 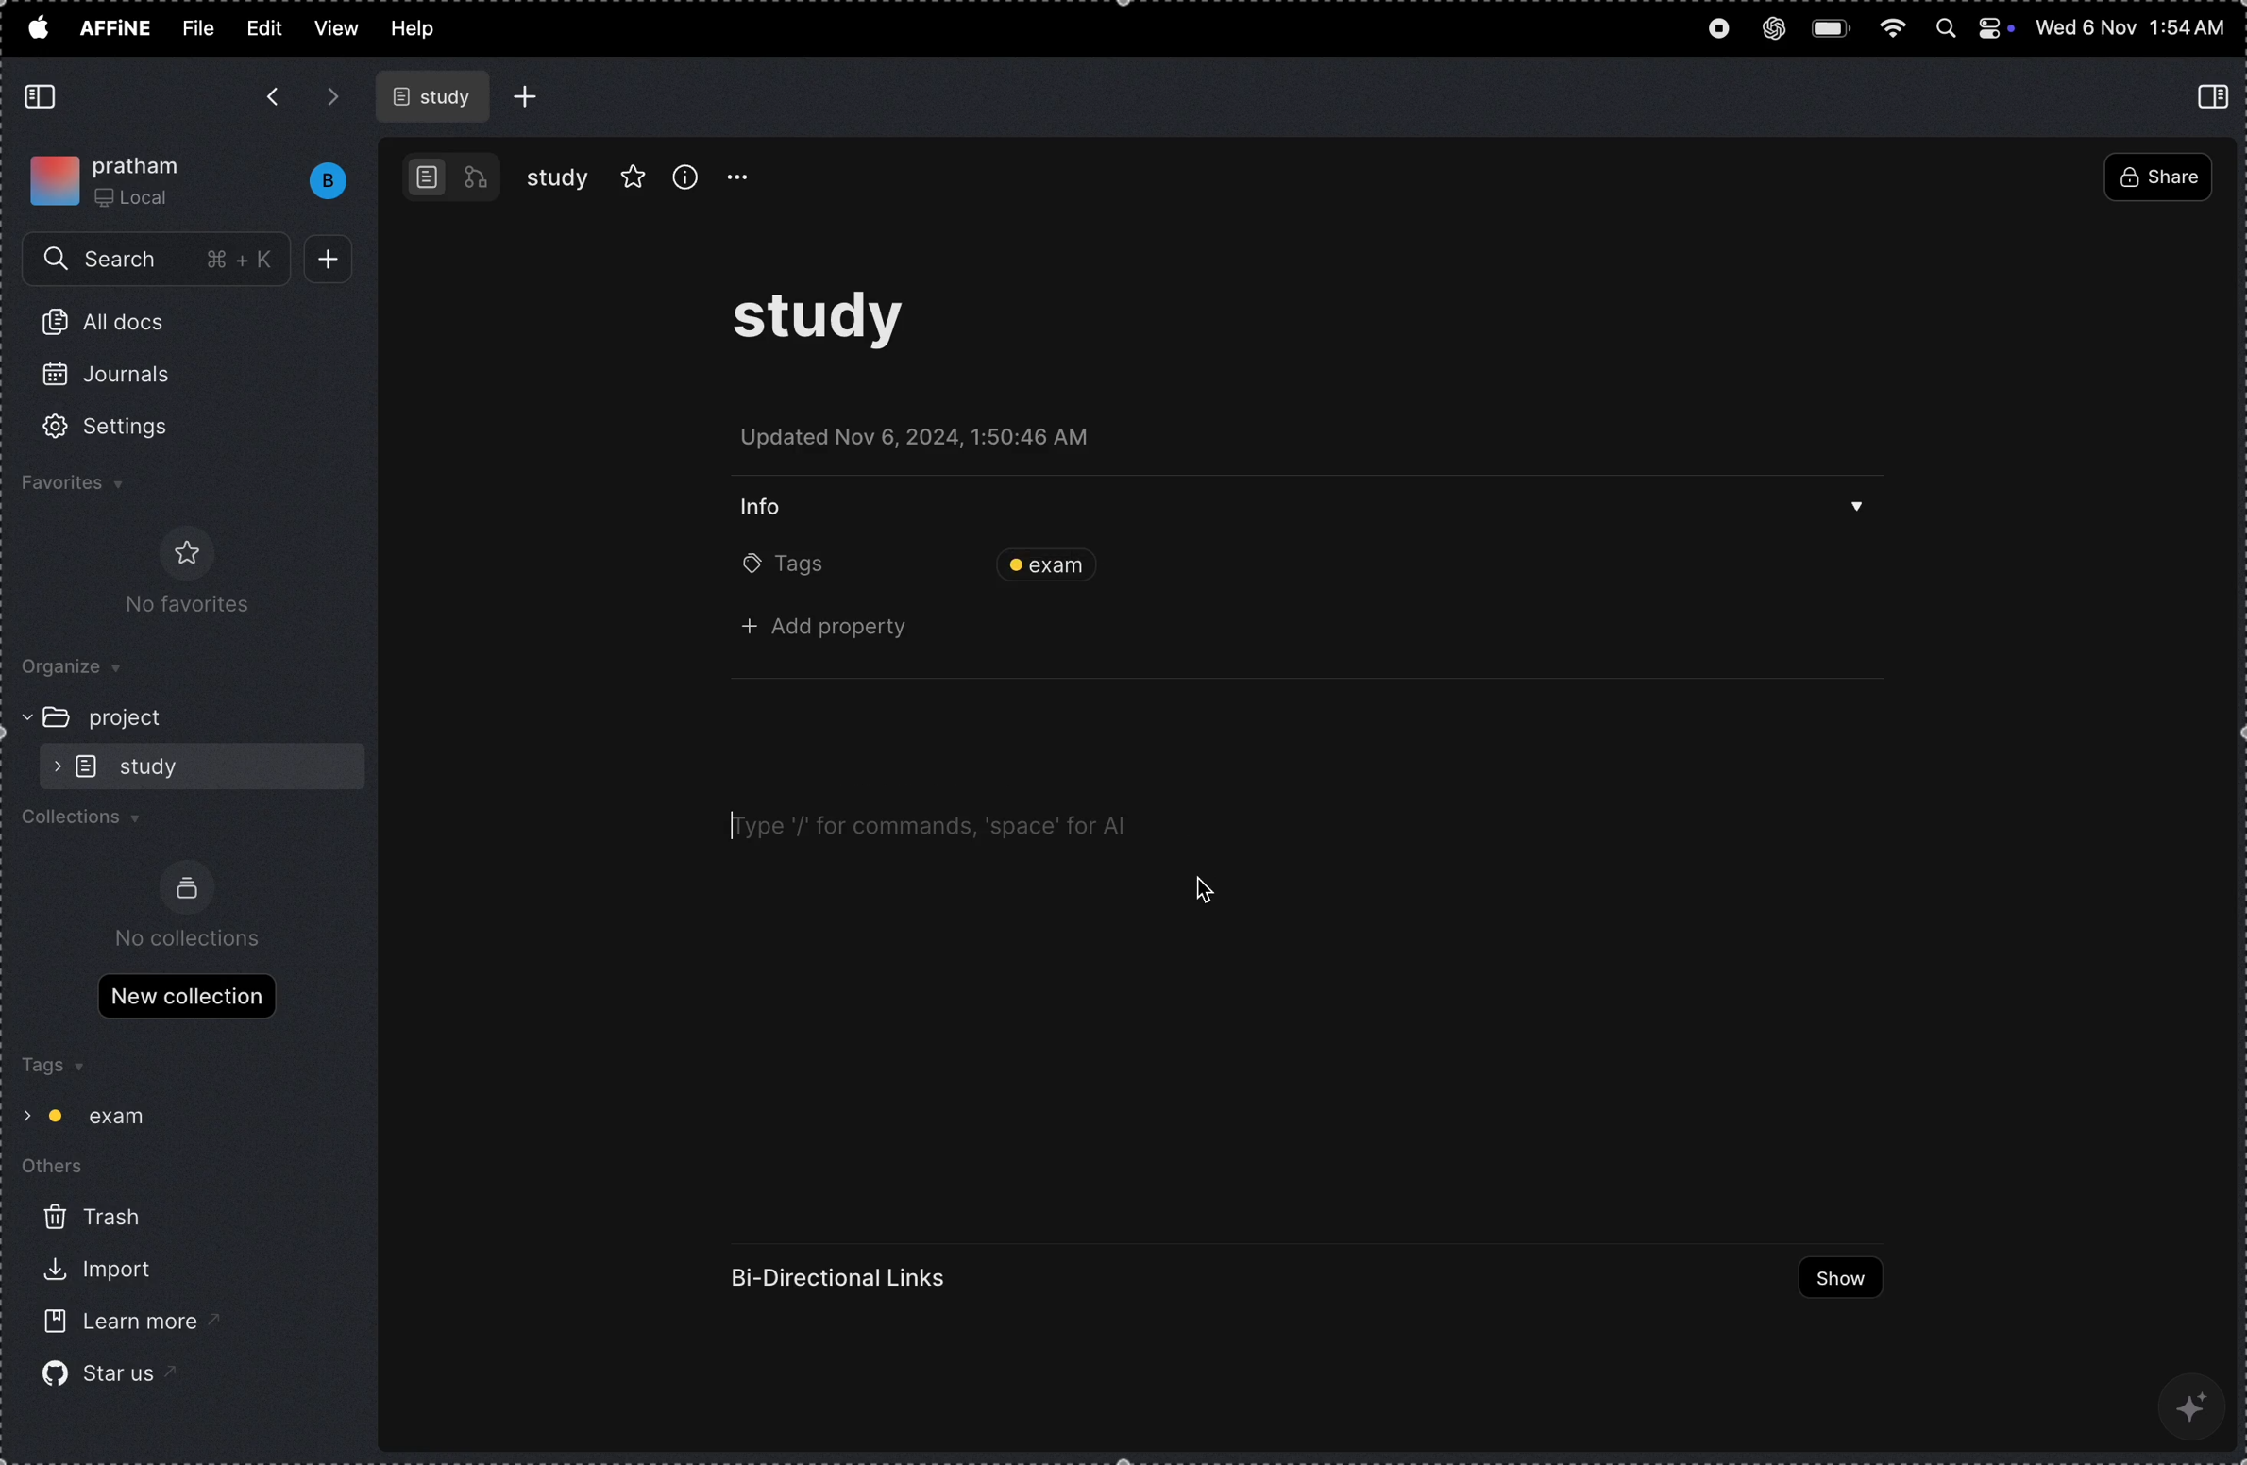 What do you see at coordinates (117, 30) in the screenshot?
I see `affine` at bounding box center [117, 30].